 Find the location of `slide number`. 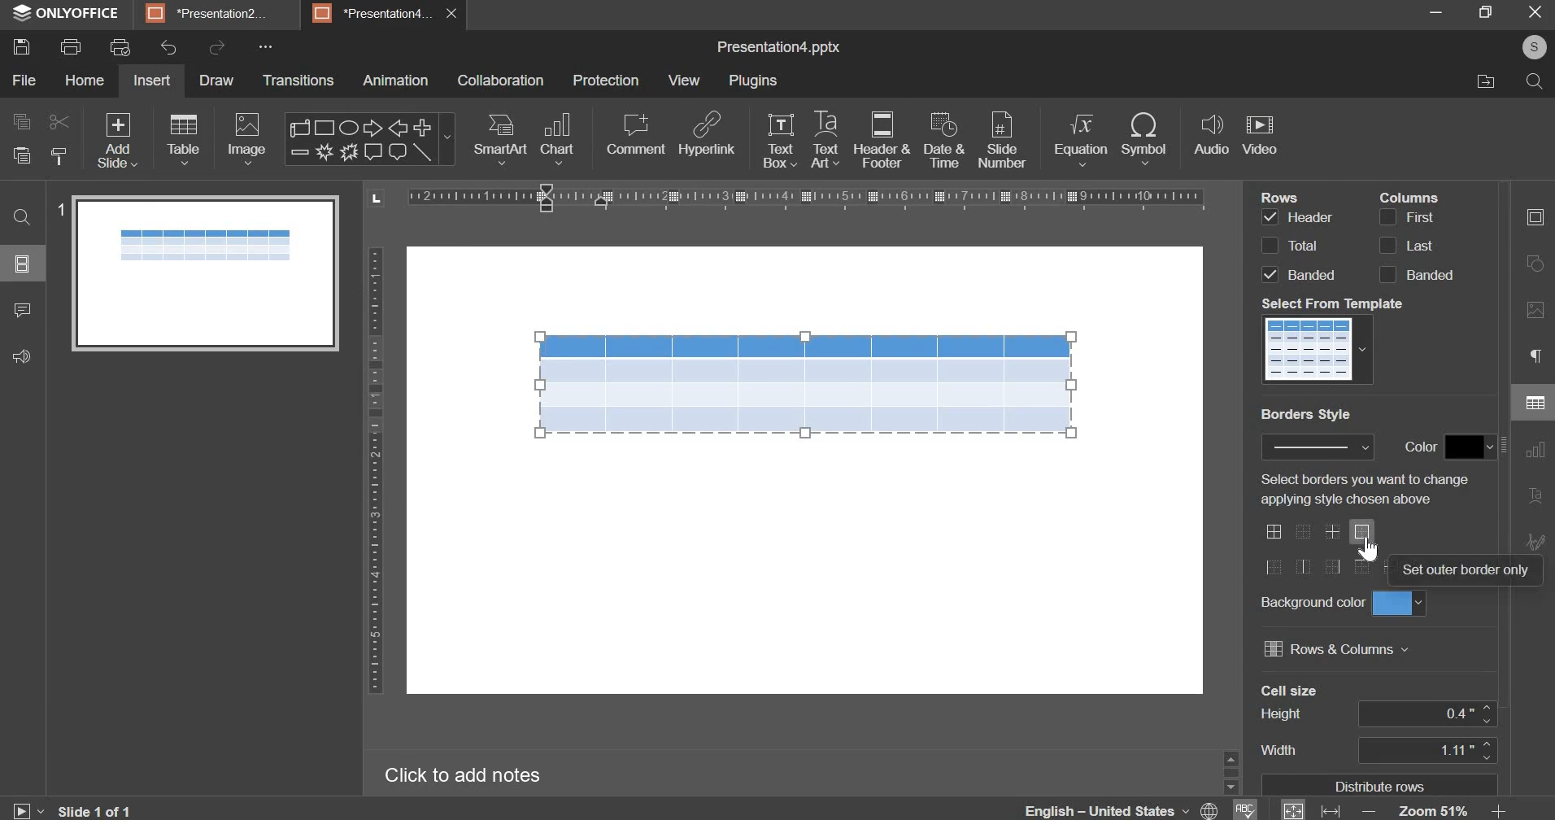

slide number is located at coordinates (1007, 139).